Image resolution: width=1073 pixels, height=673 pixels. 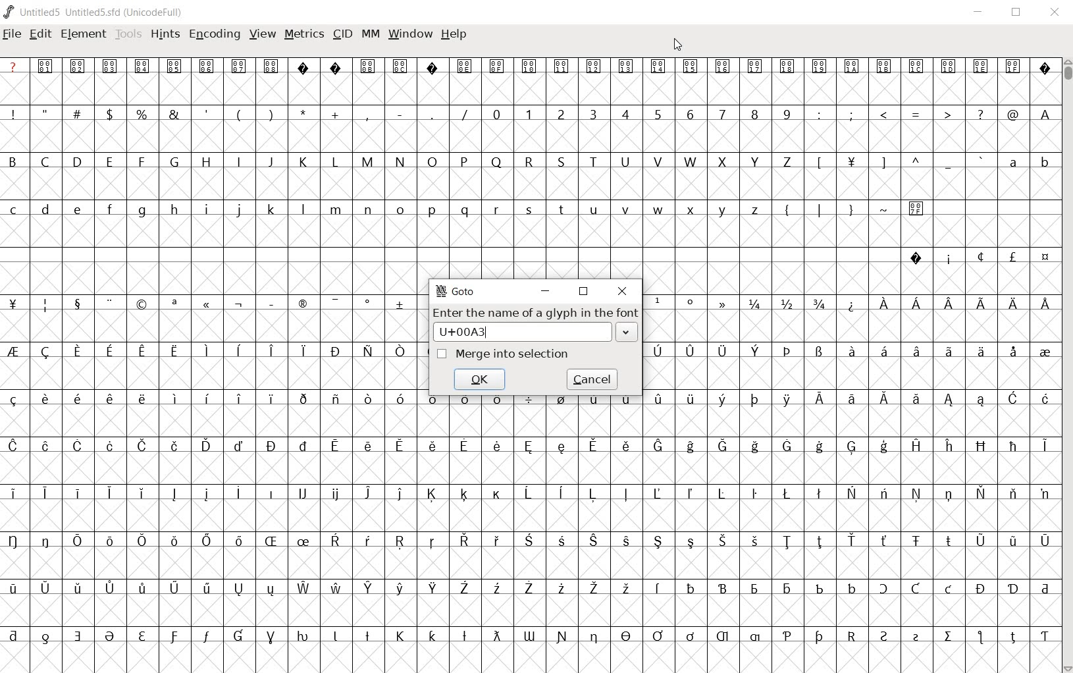 I want to click on U, so click(x=625, y=163).